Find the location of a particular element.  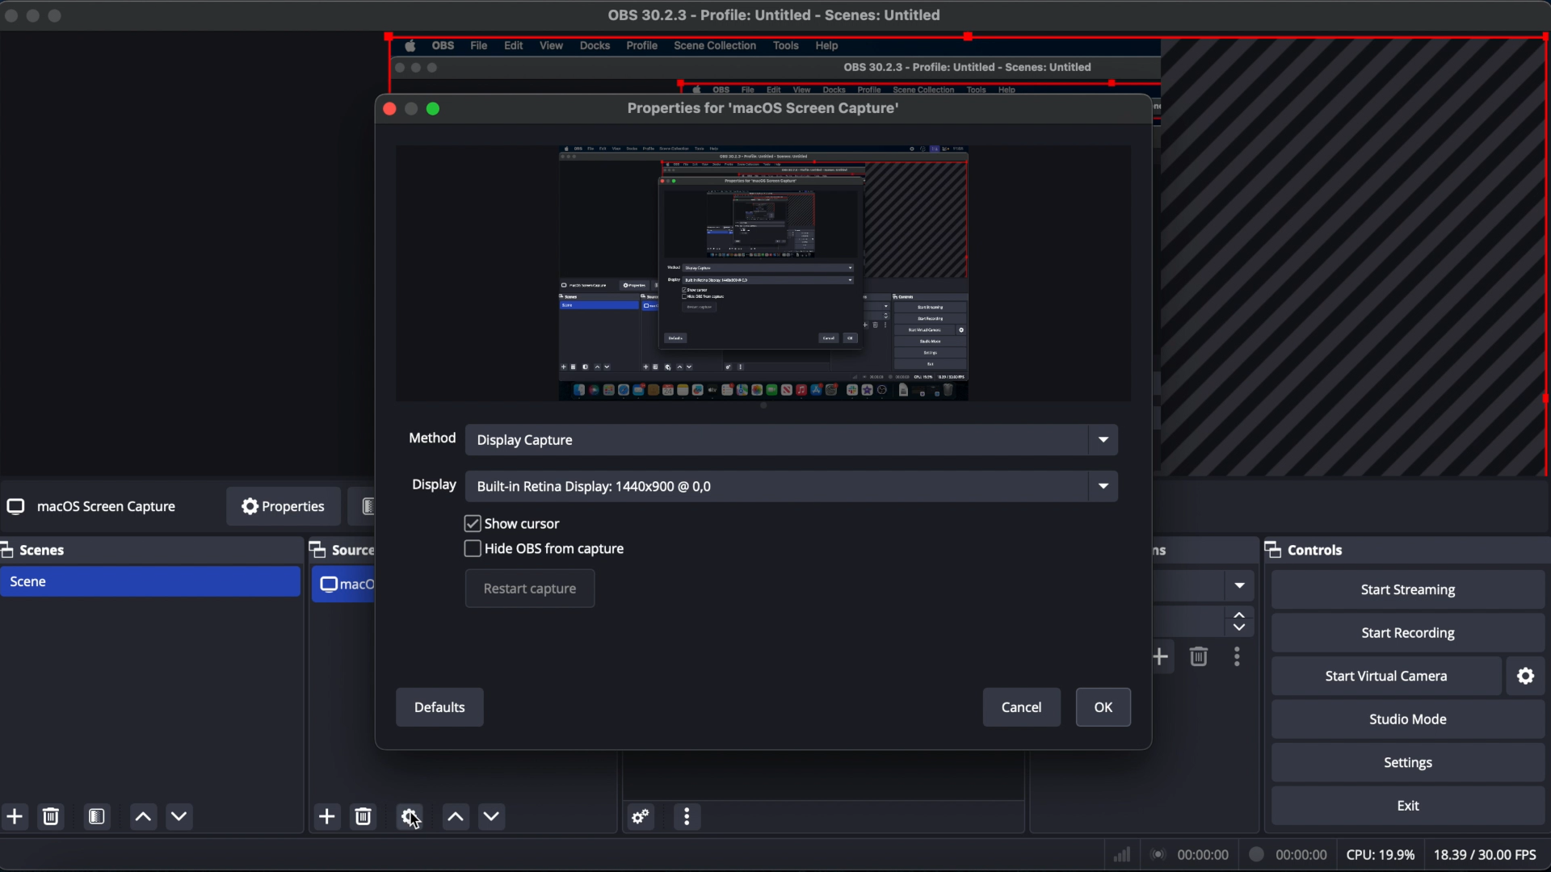

drop down toggle is located at coordinates (1103, 485).